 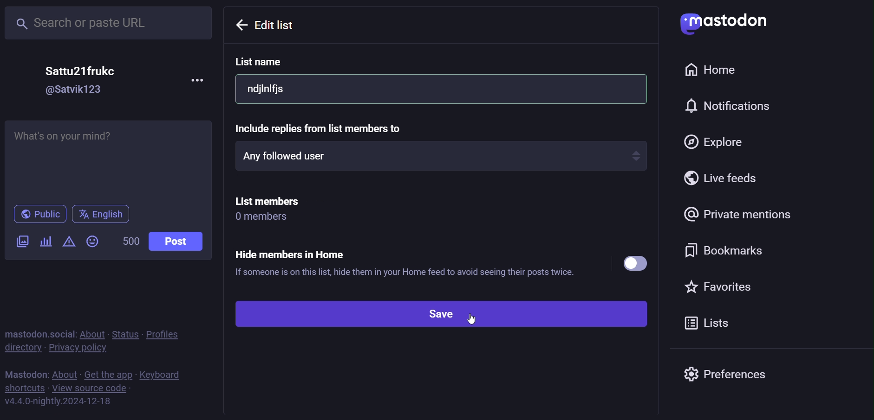 I want to click on search or paste URL, so click(x=111, y=21).